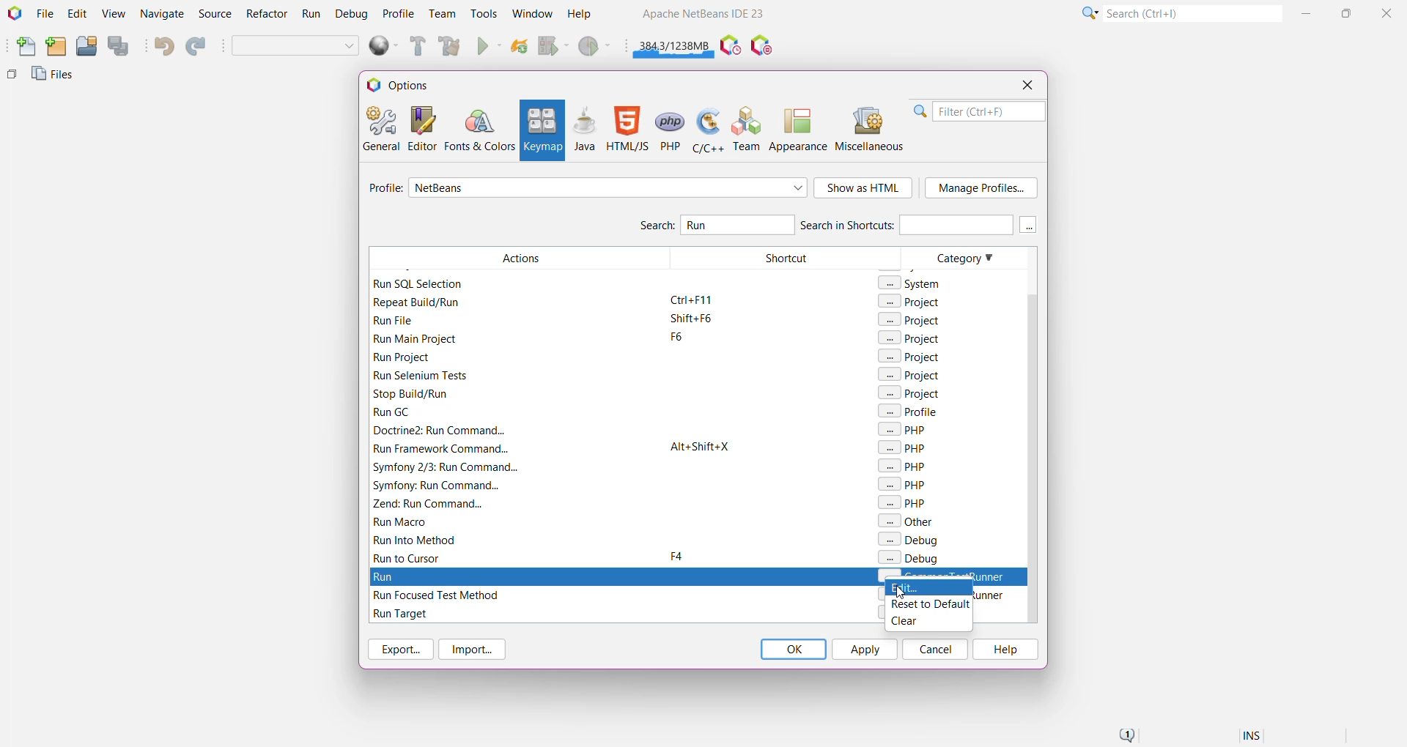 Image resolution: width=1407 pixels, height=747 pixels. Describe the element at coordinates (383, 190) in the screenshot. I see `Profile` at that location.